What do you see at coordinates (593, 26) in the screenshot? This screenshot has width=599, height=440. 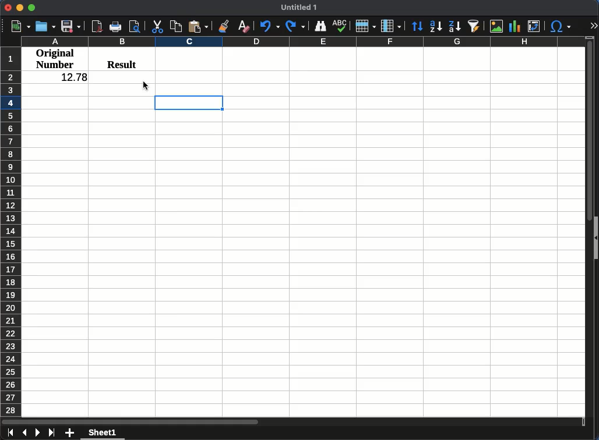 I see `expand` at bounding box center [593, 26].